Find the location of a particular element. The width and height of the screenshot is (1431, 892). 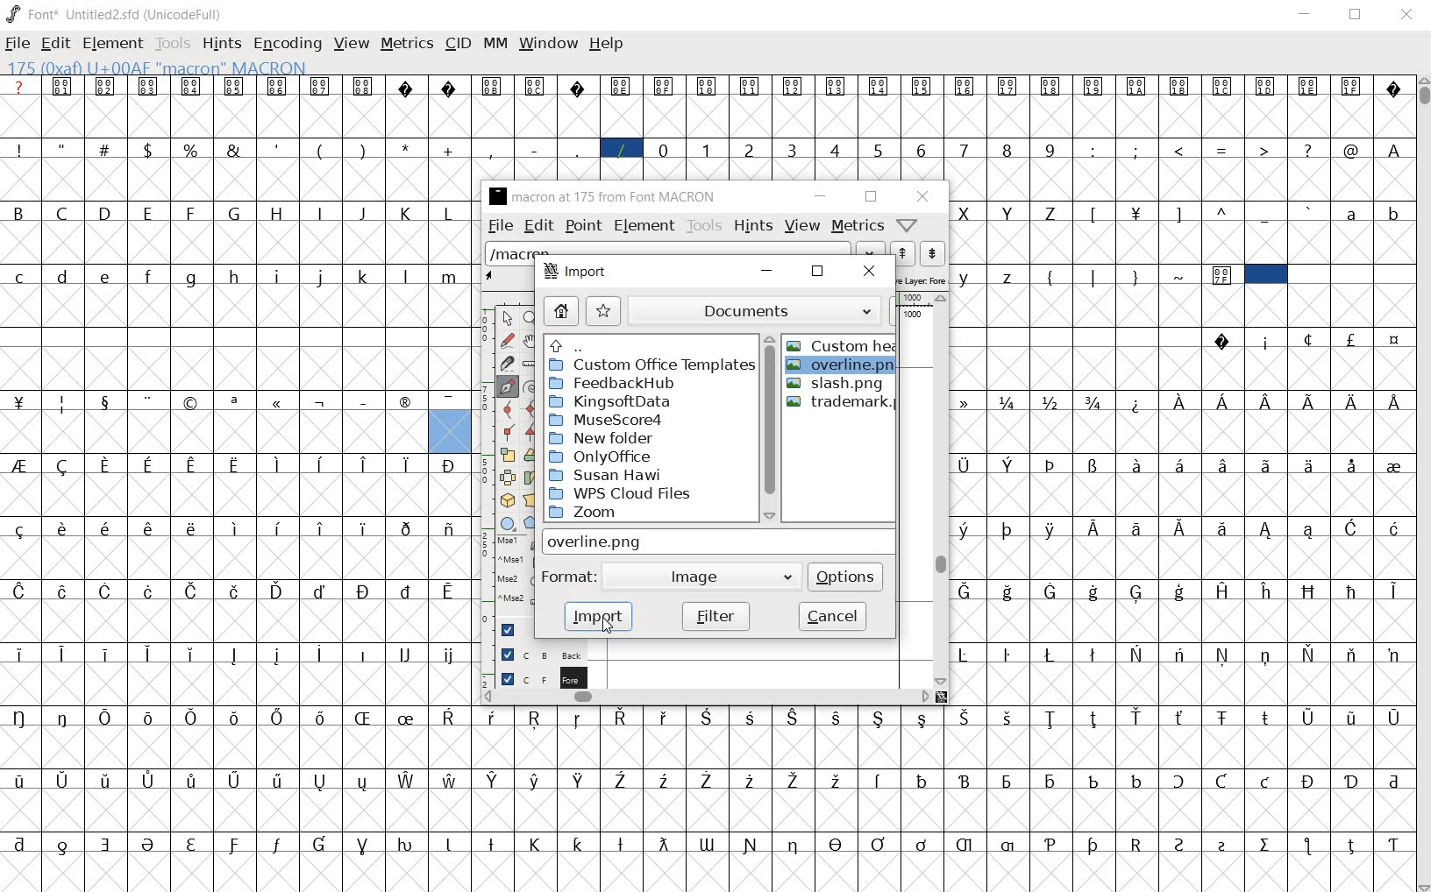

Symbol is located at coordinates (1307, 87).